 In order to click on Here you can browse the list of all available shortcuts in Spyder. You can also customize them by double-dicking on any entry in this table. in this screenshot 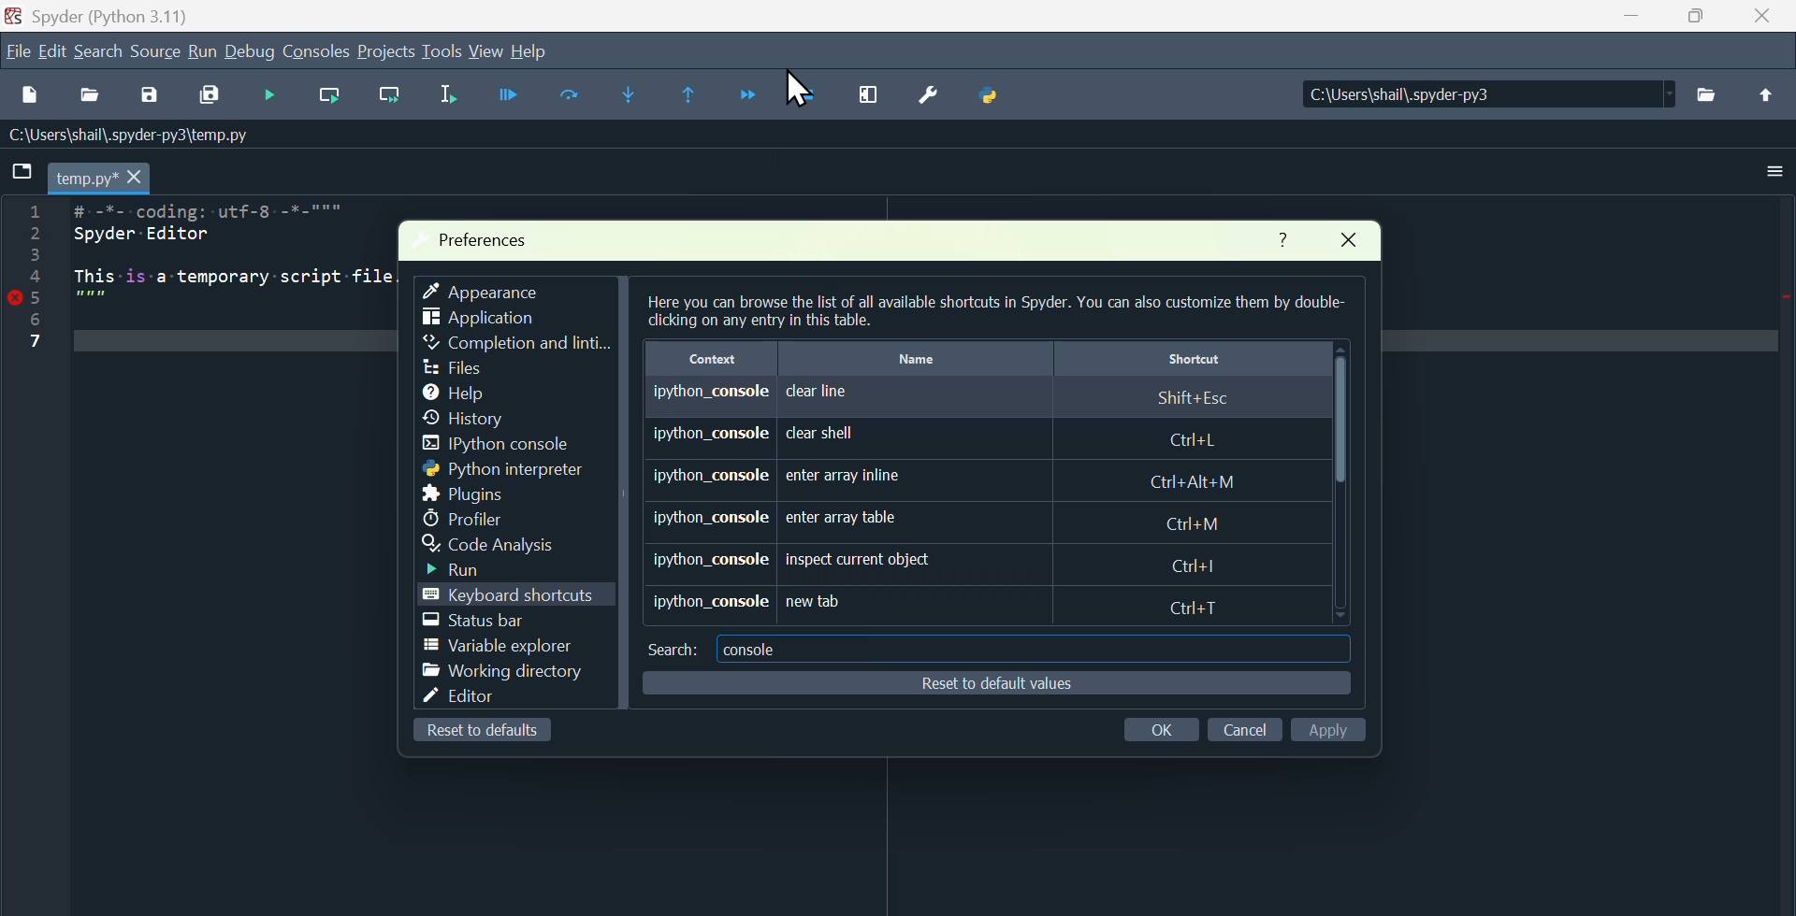, I will do `click(992, 312)`.